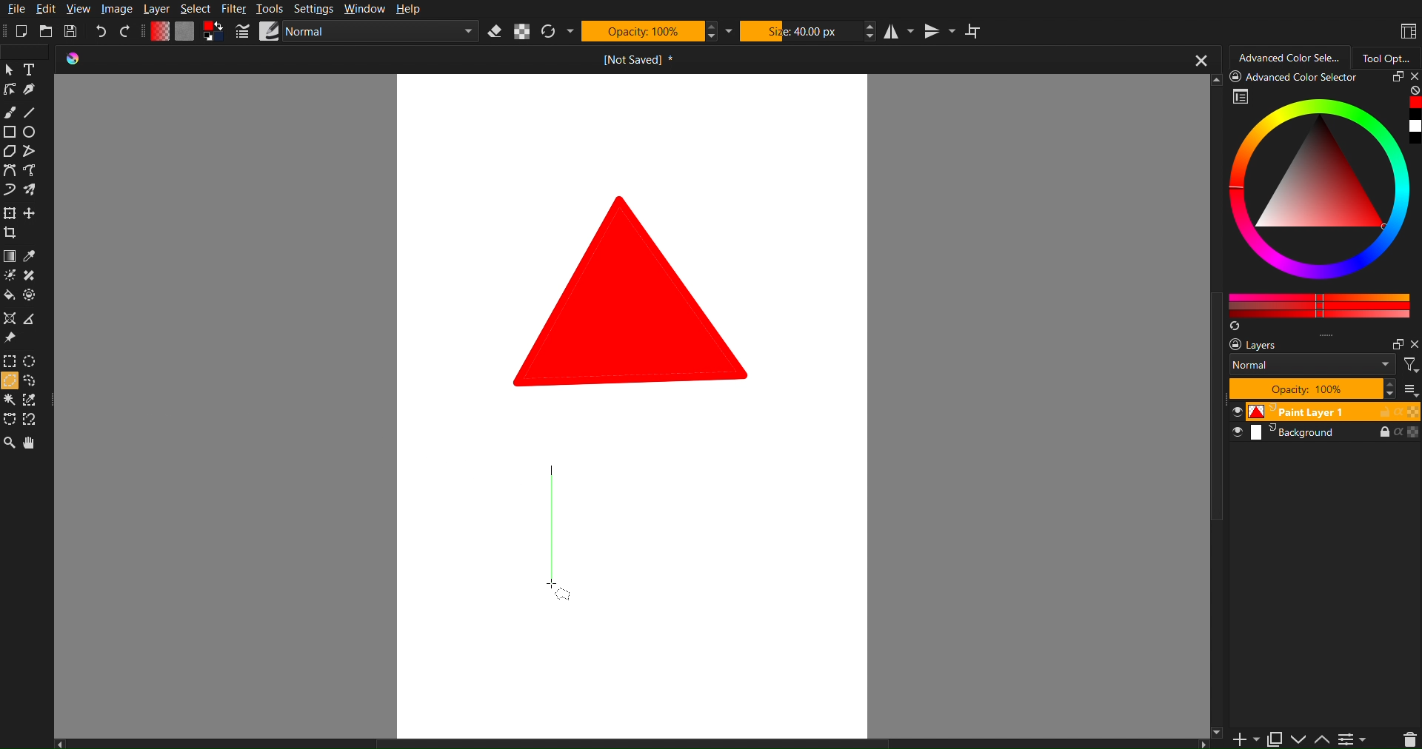  What do you see at coordinates (127, 30) in the screenshot?
I see `Redo` at bounding box center [127, 30].